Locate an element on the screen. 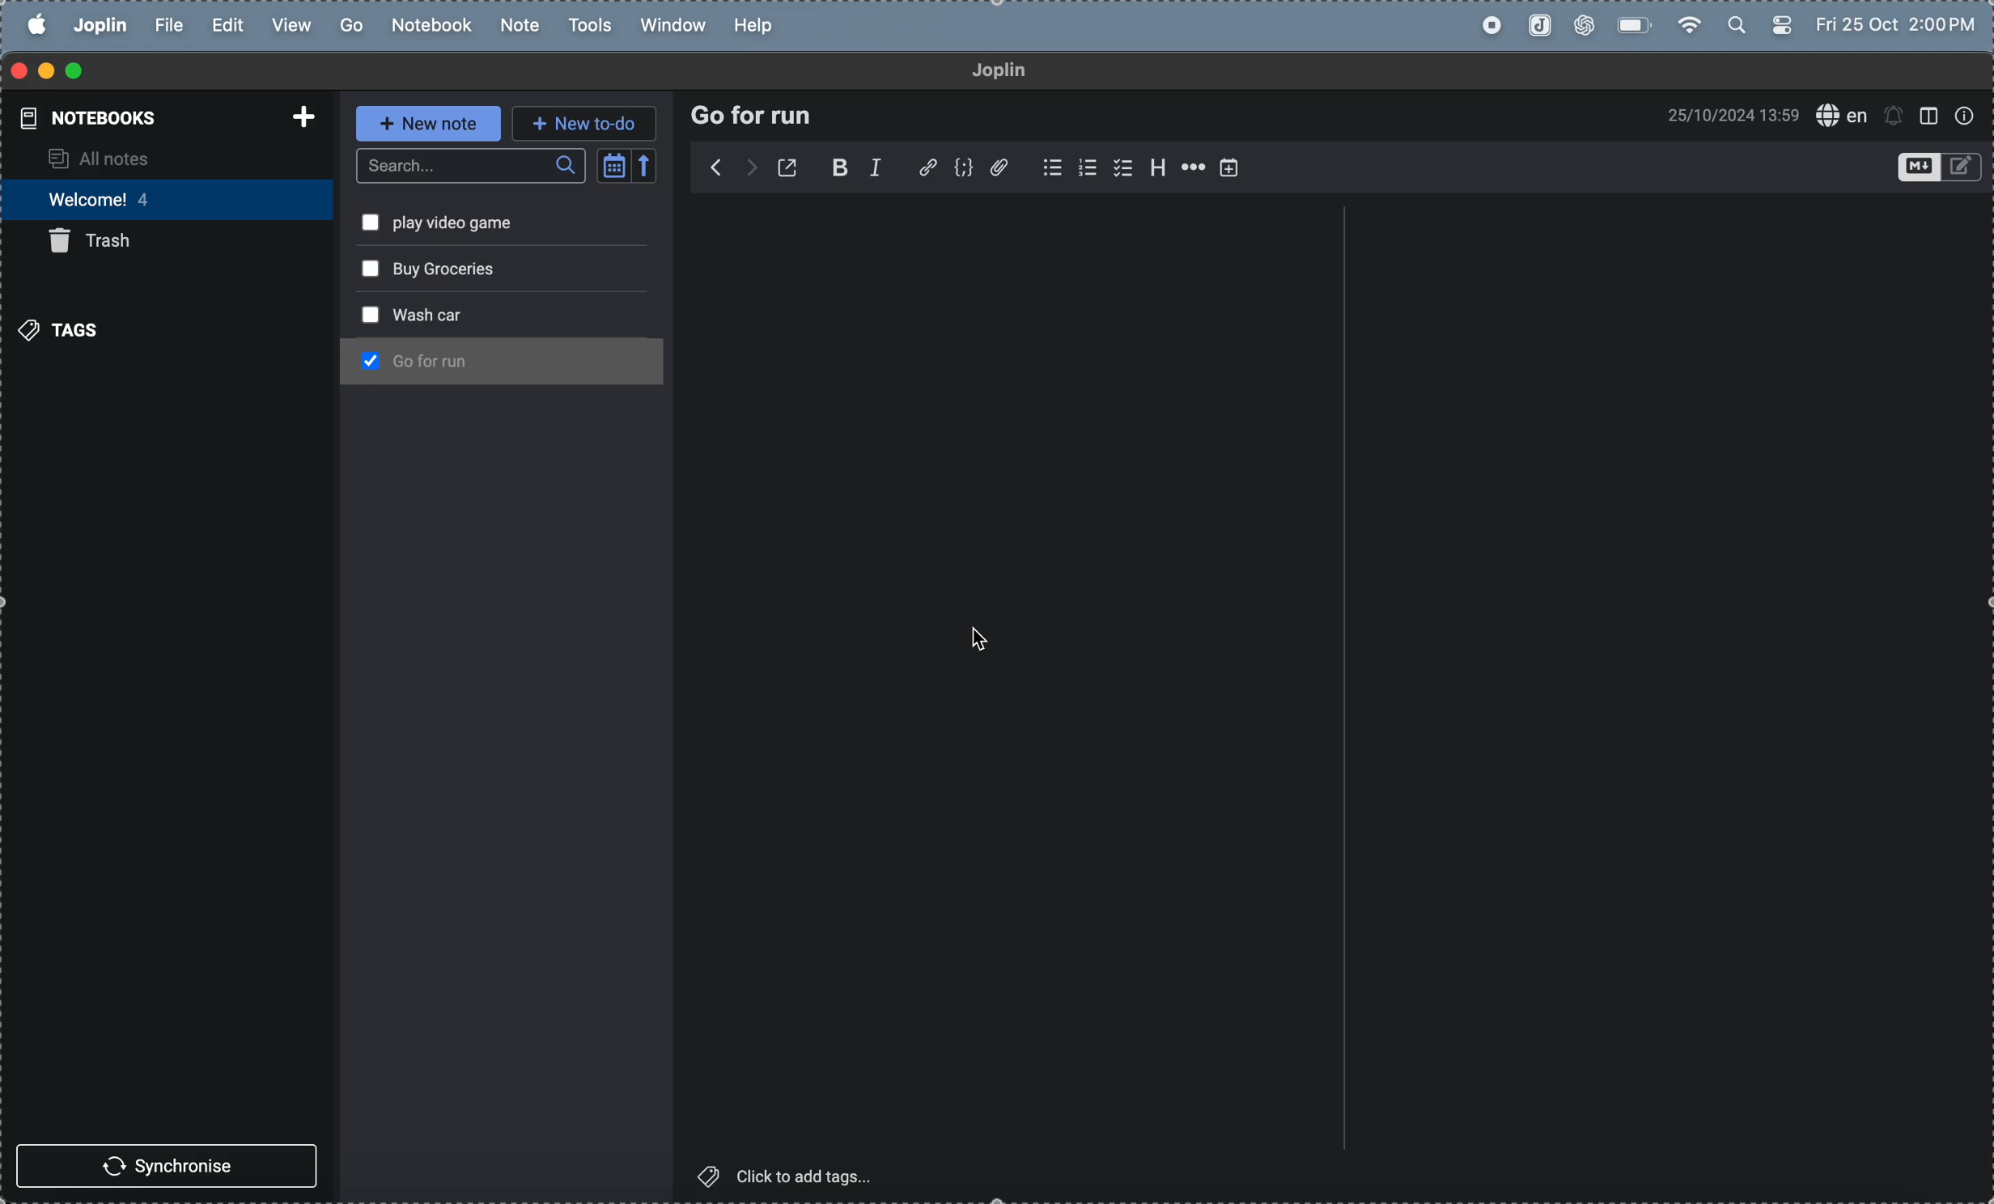  forward is located at coordinates (715, 167).